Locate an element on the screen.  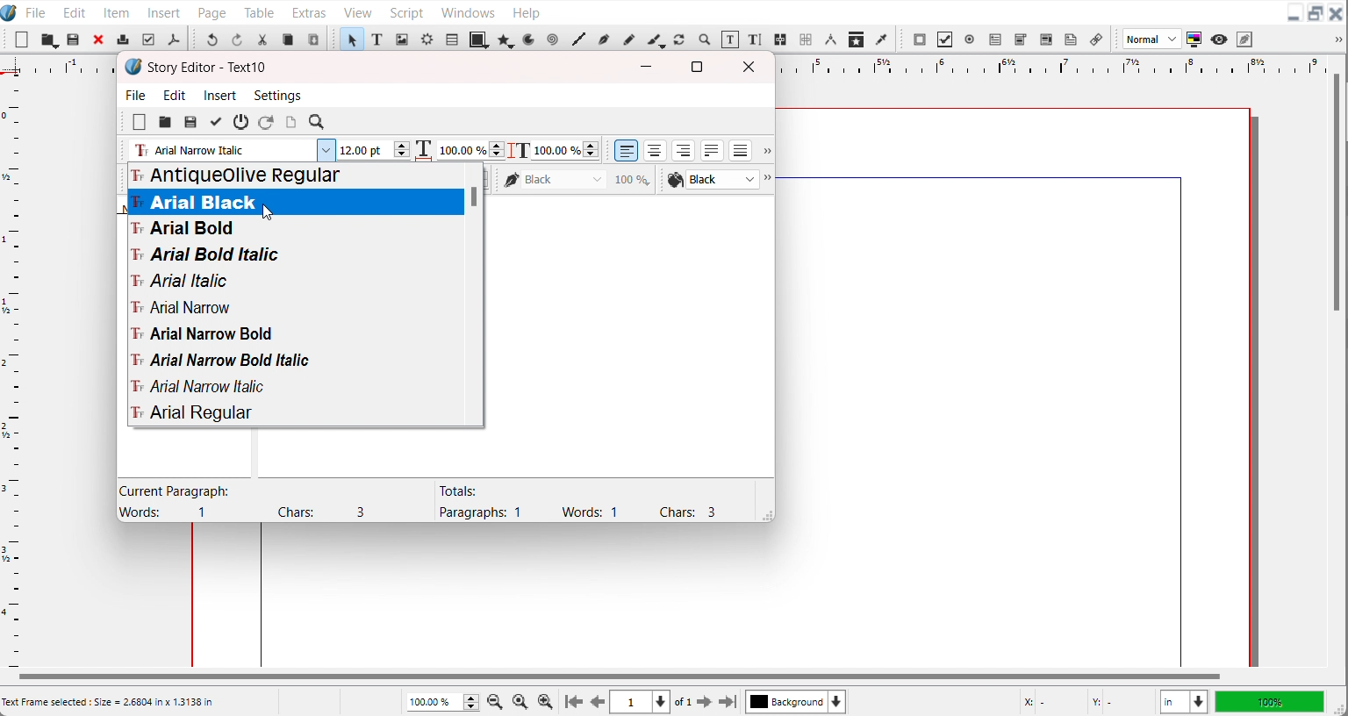
Text is located at coordinates (208, 68).